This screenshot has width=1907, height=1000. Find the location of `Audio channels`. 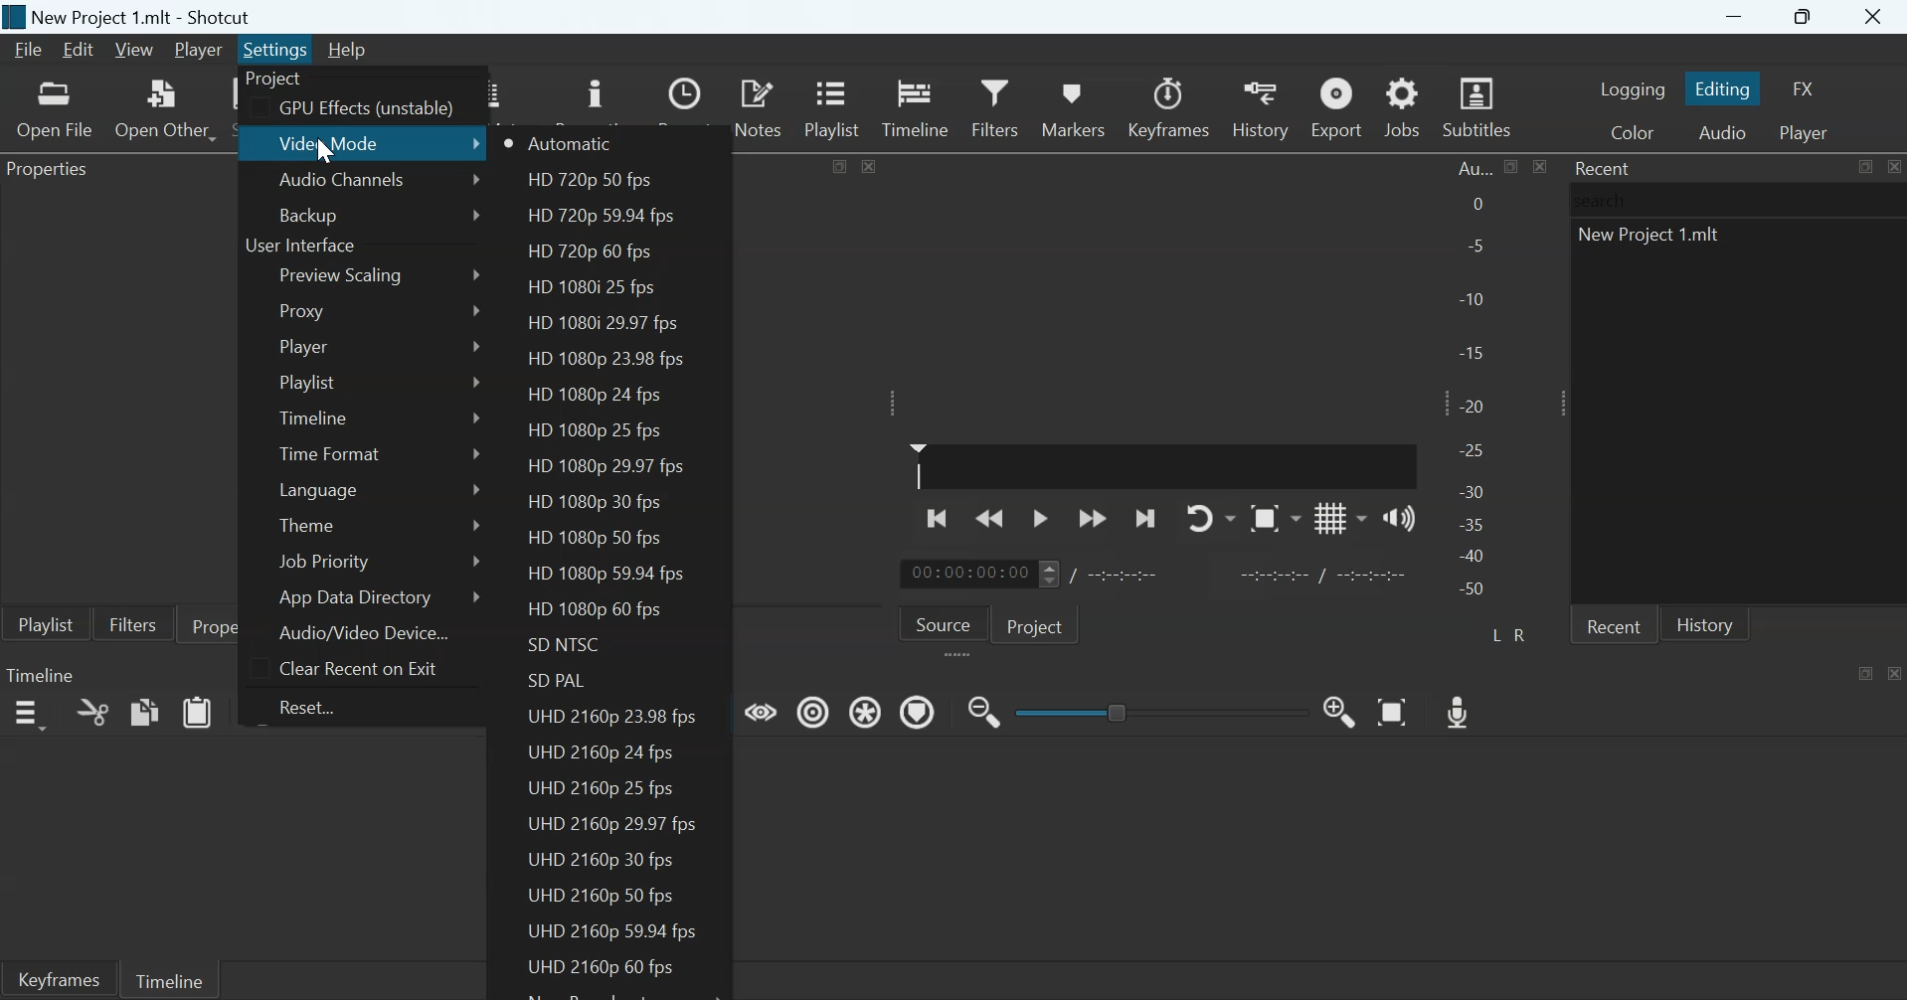

Audio channels is located at coordinates (342, 182).